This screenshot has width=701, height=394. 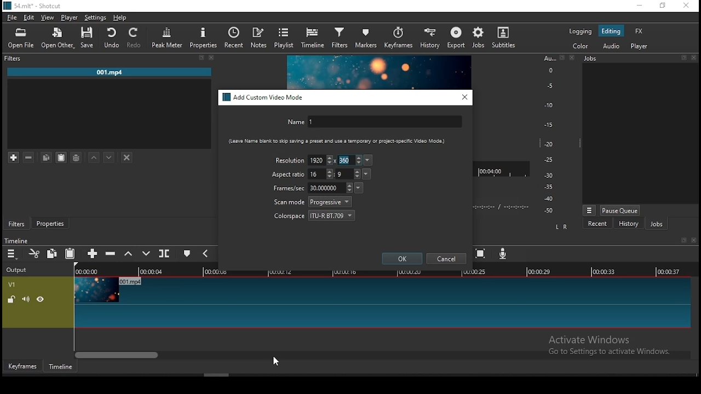 I want to click on {Leave Name blank to 5kip saving a preset and use a temporary Of project-speciic Video Mode), so click(x=332, y=141).